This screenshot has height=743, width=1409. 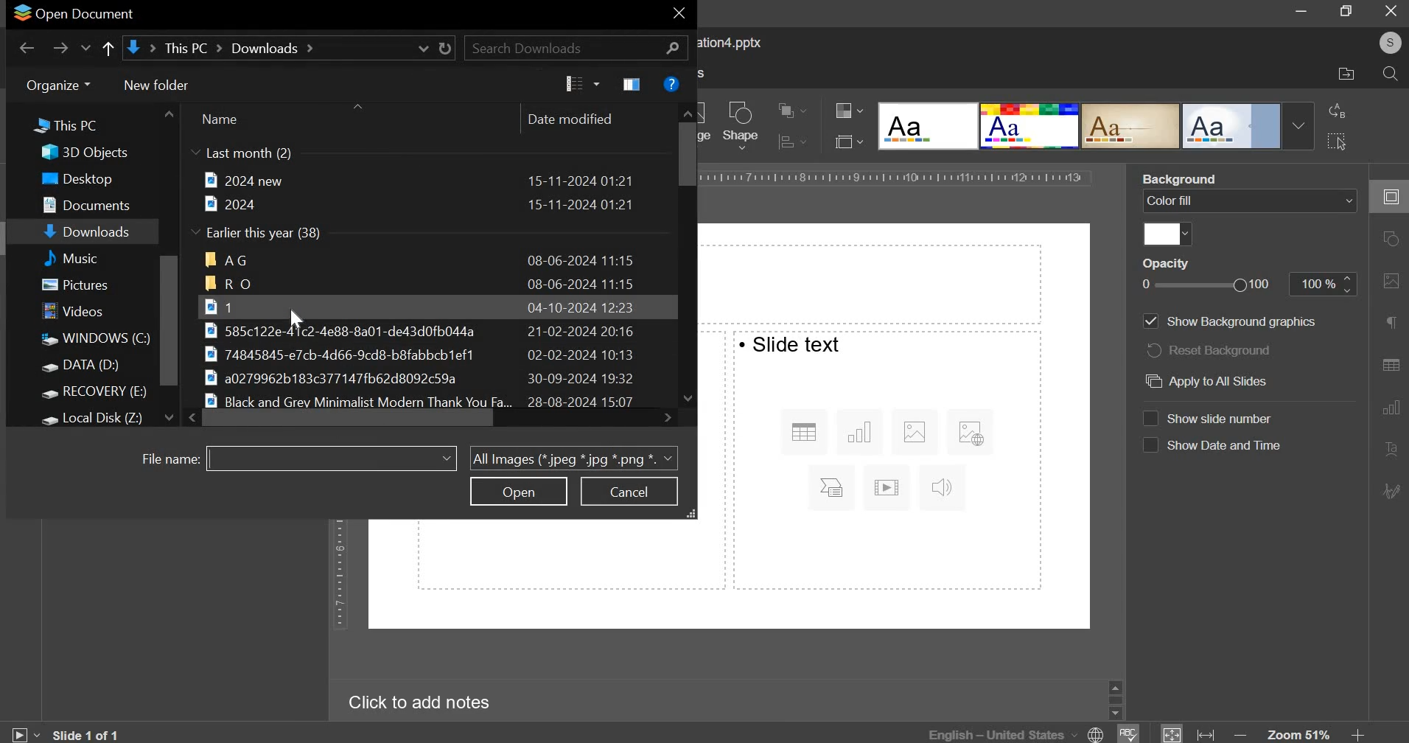 What do you see at coordinates (24, 732) in the screenshot?
I see `slide show` at bounding box center [24, 732].